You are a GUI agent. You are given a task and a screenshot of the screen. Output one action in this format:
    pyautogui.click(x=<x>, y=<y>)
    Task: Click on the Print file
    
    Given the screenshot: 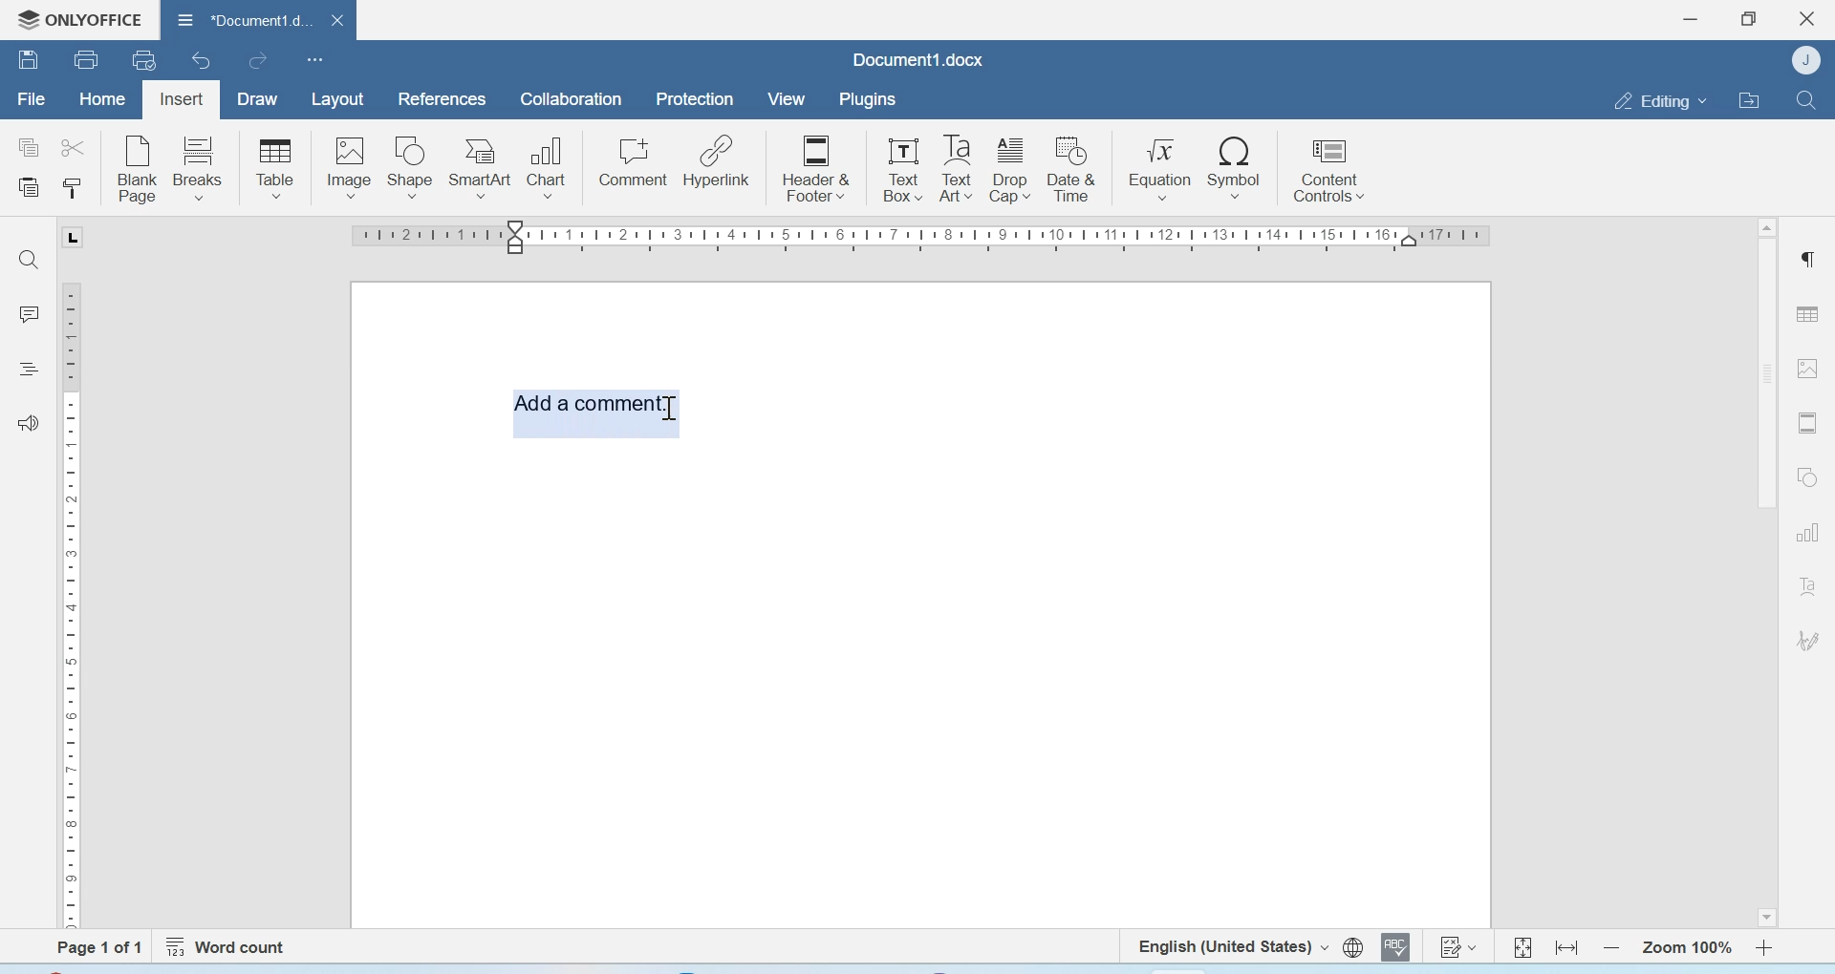 What is the action you would take?
    pyautogui.click(x=89, y=59)
    